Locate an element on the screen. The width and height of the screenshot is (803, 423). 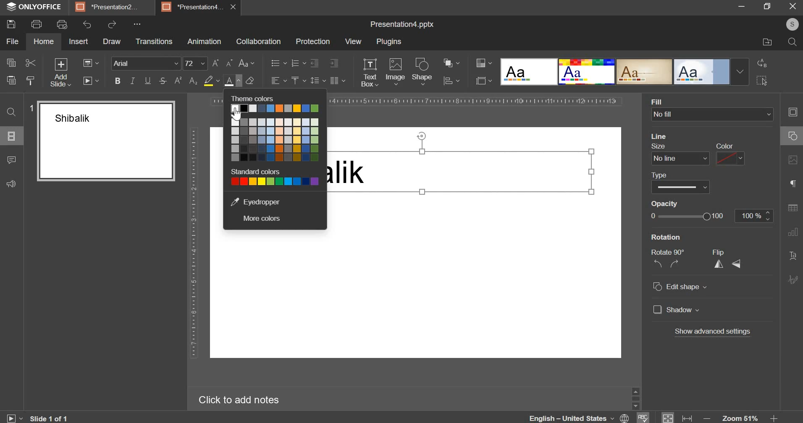
find is located at coordinates (12, 113).